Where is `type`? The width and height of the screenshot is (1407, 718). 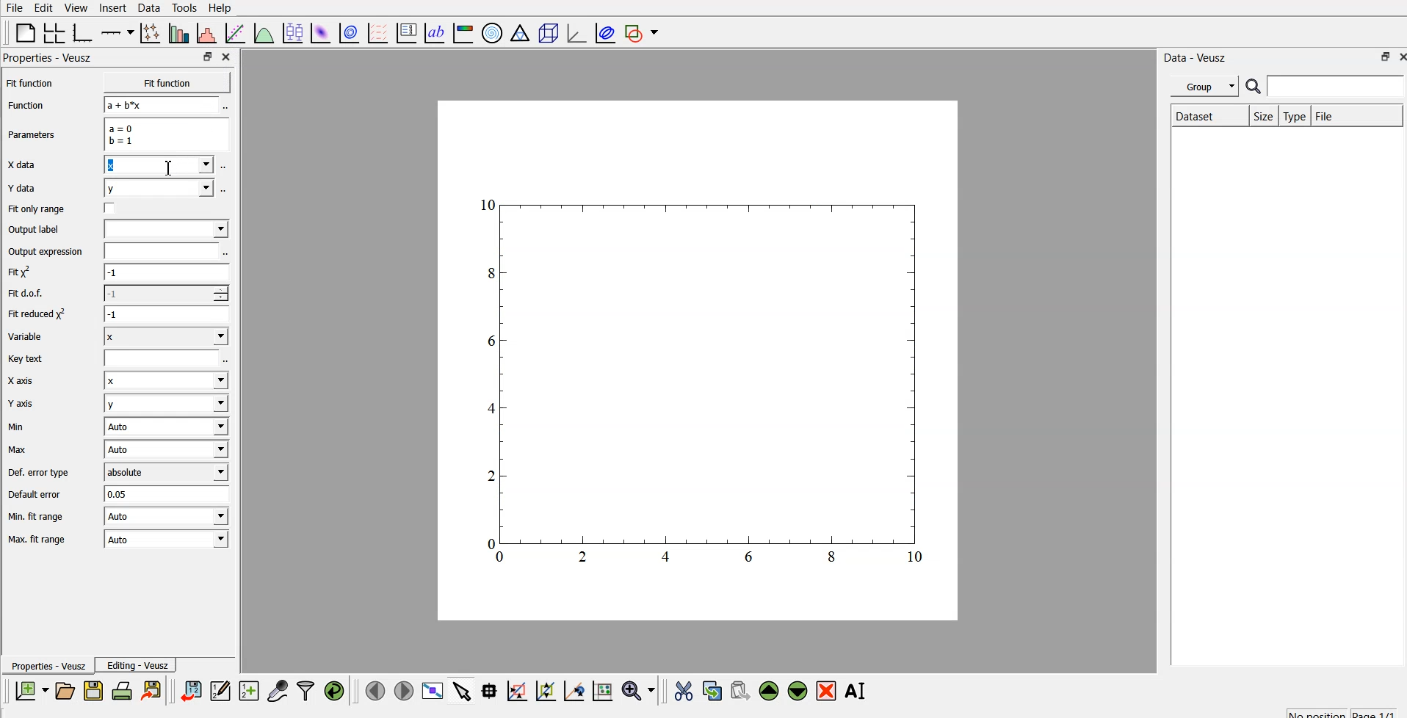 type is located at coordinates (1295, 116).